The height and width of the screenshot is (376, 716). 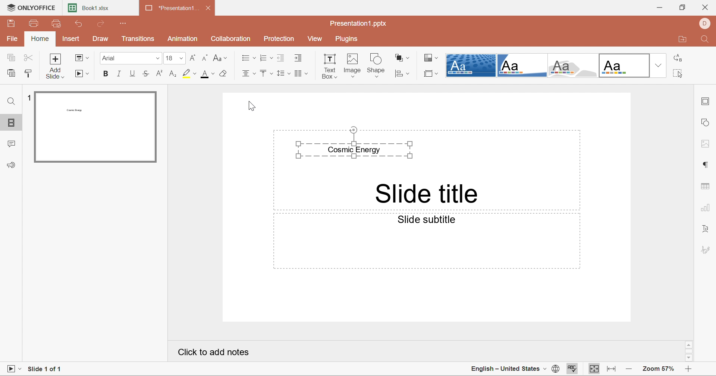 I want to click on Minimize, so click(x=659, y=8).